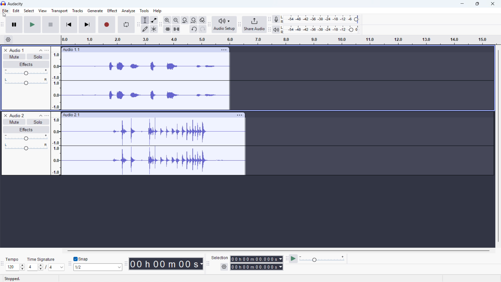 Image resolution: width=501 pixels, height=282 pixels. Describe the element at coordinates (5, 115) in the screenshot. I see `Remove track ` at that location.